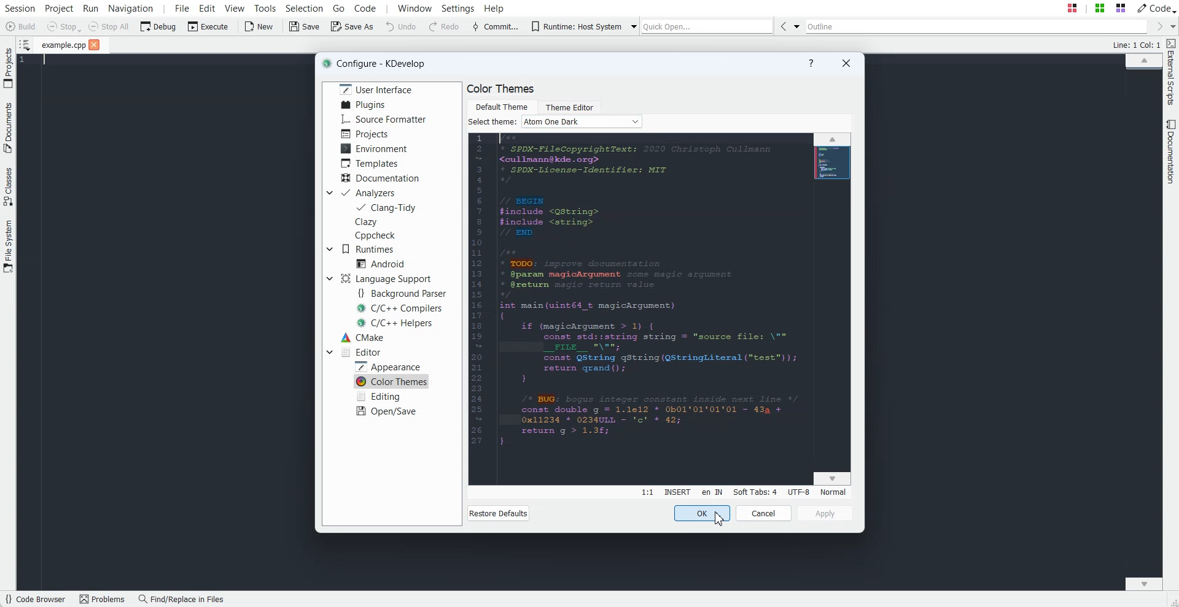 The image size is (1179, 607). What do you see at coordinates (405, 294) in the screenshot?
I see `Background Parser` at bounding box center [405, 294].